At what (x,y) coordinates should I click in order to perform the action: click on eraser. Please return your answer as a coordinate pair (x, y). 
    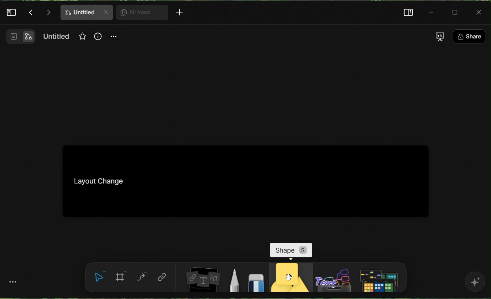
    Looking at the image, I should click on (256, 278).